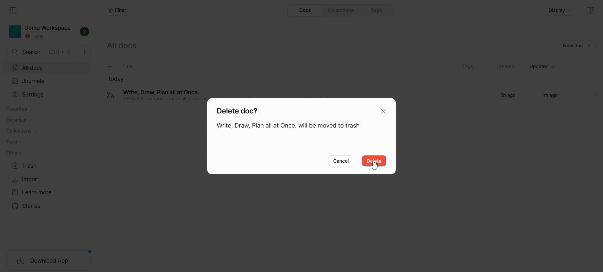 This screenshot has width=603, height=272. I want to click on Settings, so click(47, 95).